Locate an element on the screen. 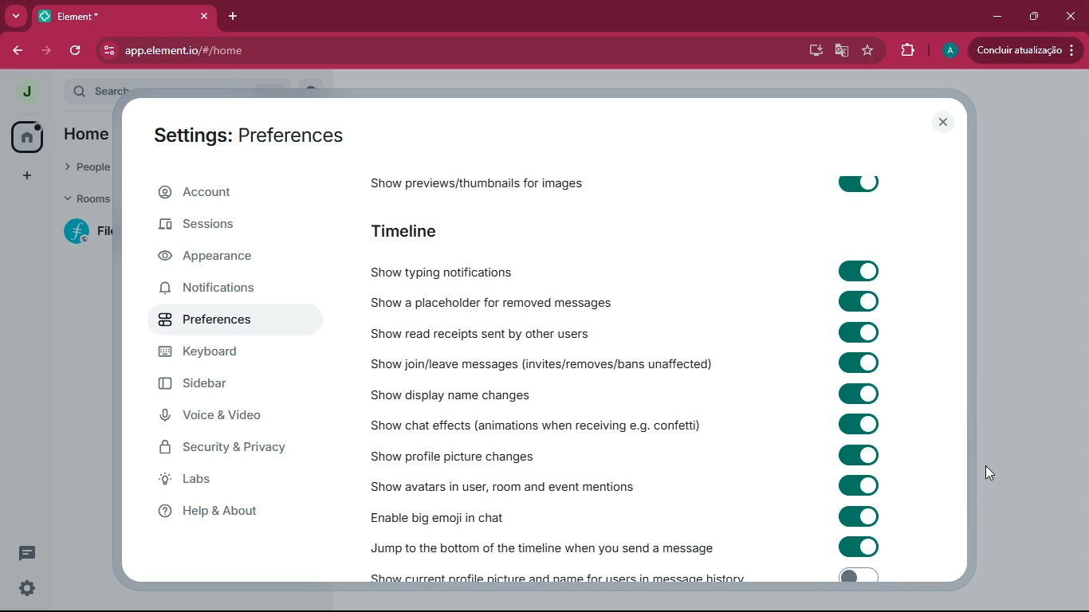 Image resolution: width=1089 pixels, height=612 pixels. show previews/thumbnails for images is located at coordinates (495, 186).